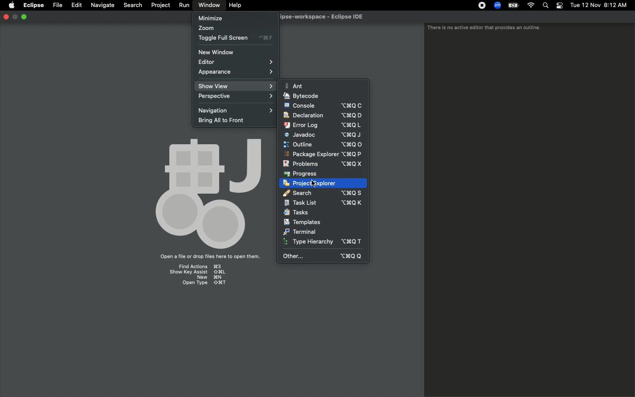  Describe the element at coordinates (321, 154) in the screenshot. I see `Package explorer` at that location.